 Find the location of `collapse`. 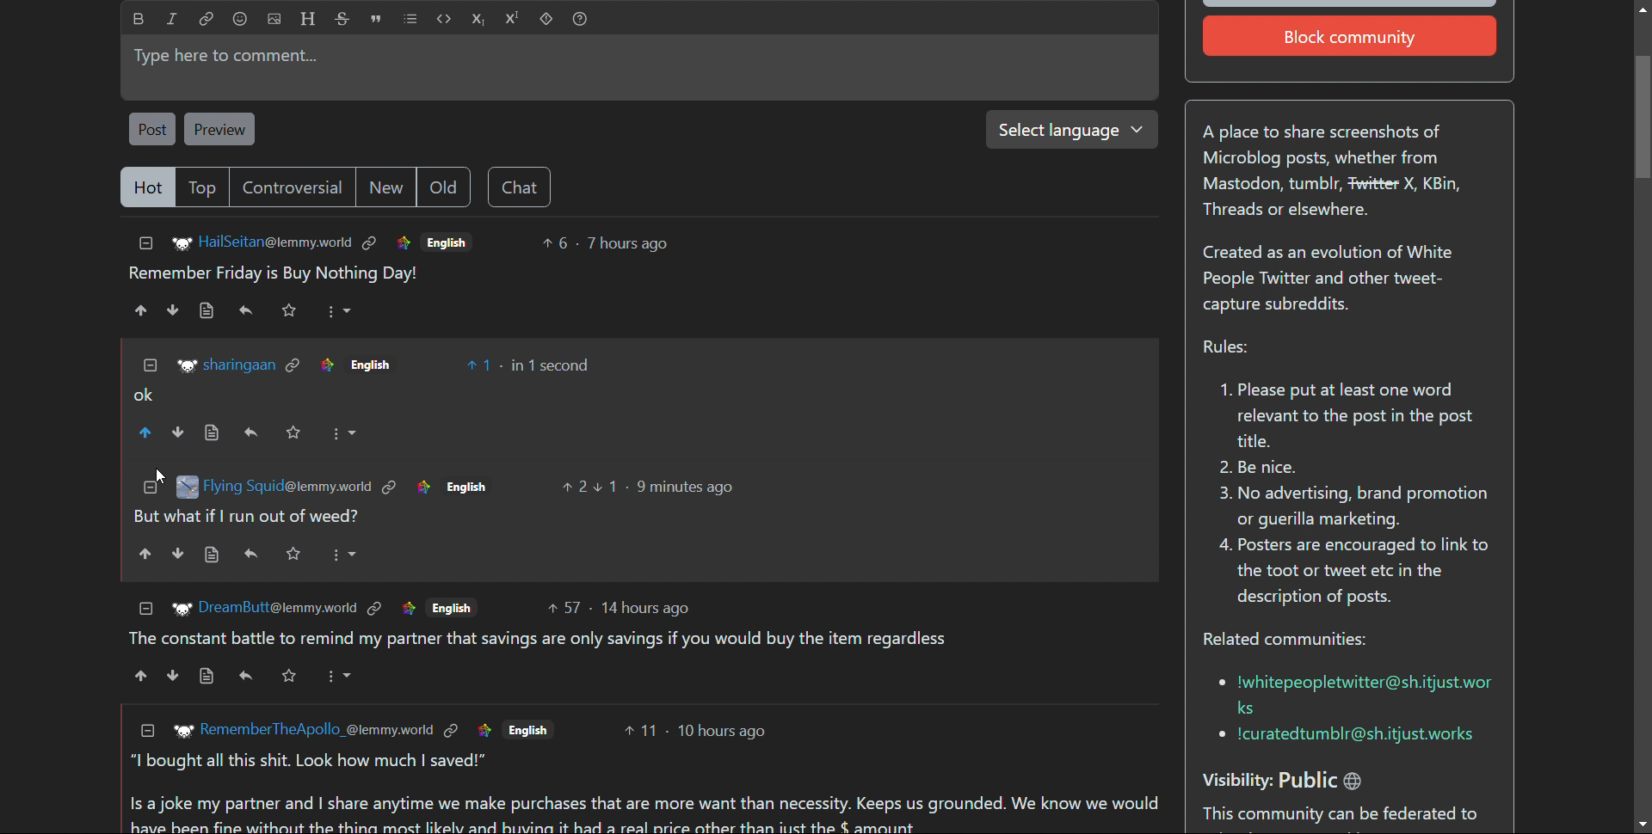

collapse is located at coordinates (145, 243).